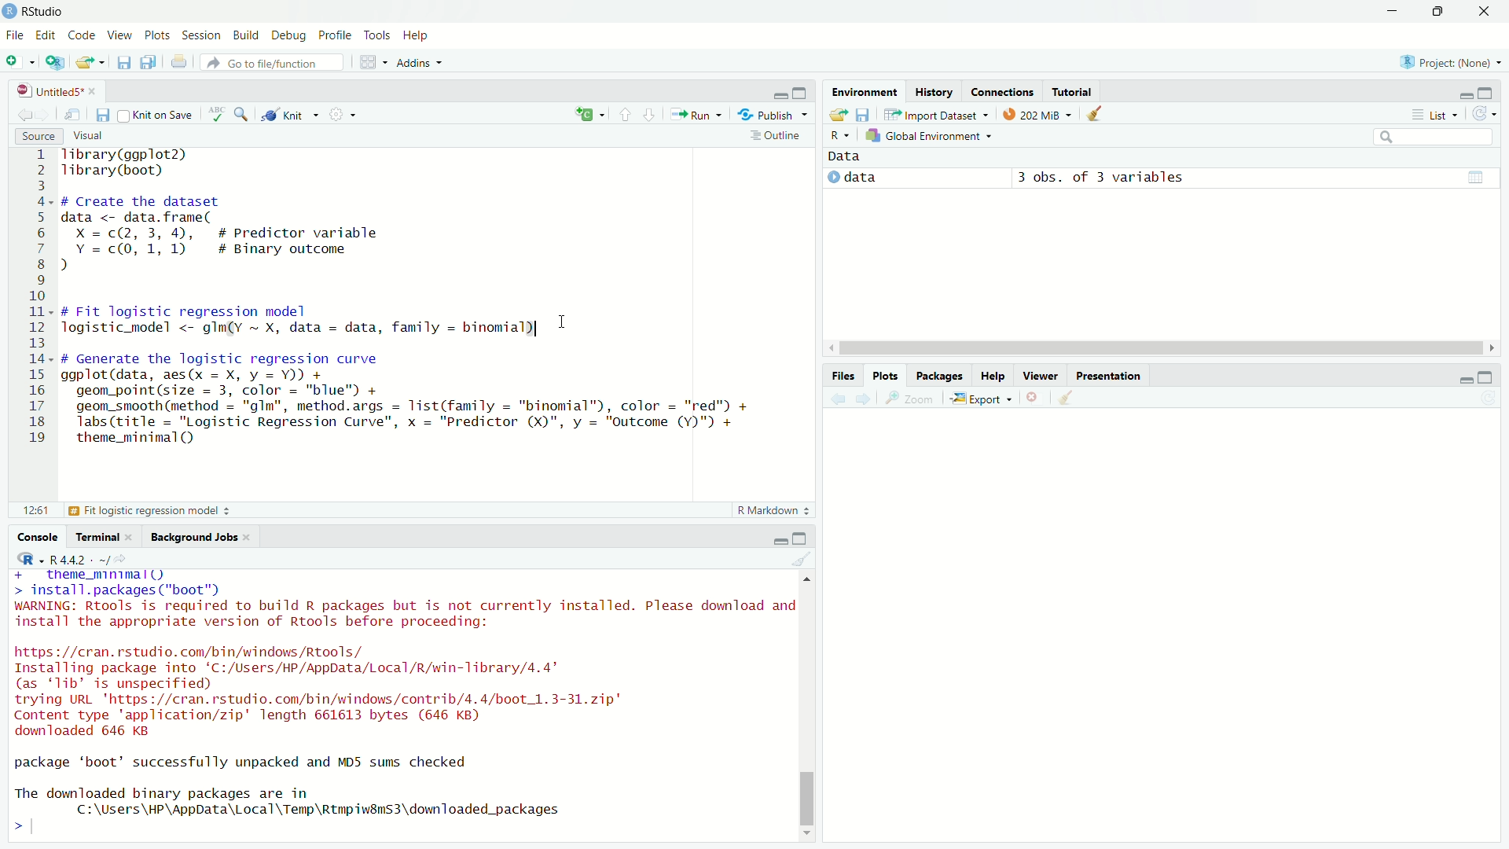 The width and height of the screenshot is (1509, 849). What do you see at coordinates (837, 115) in the screenshot?
I see `Load workspace` at bounding box center [837, 115].